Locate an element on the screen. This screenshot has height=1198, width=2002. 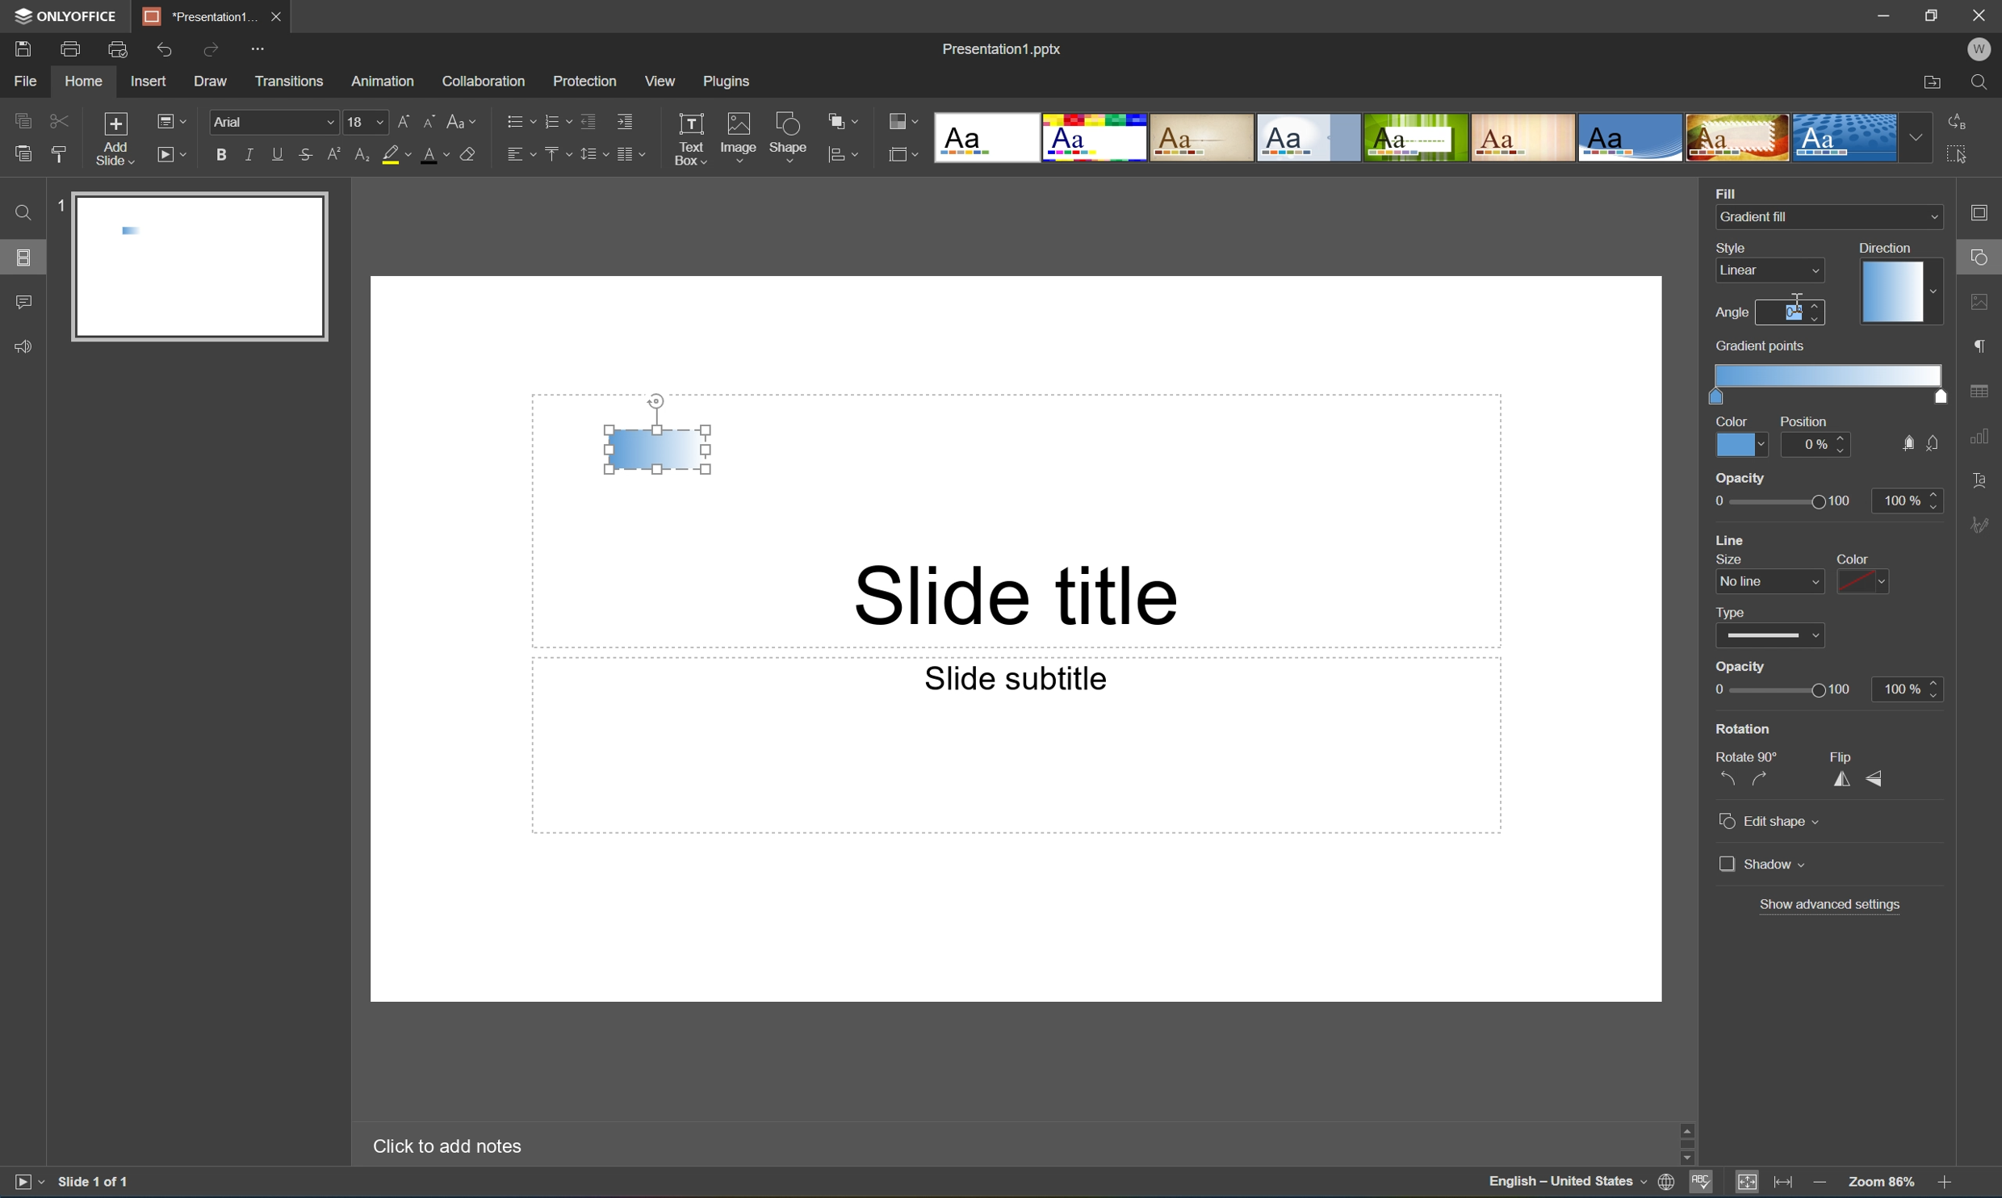
Position is located at coordinates (1802, 421).